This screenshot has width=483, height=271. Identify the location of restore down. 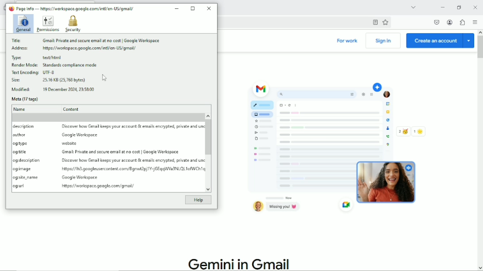
(459, 6).